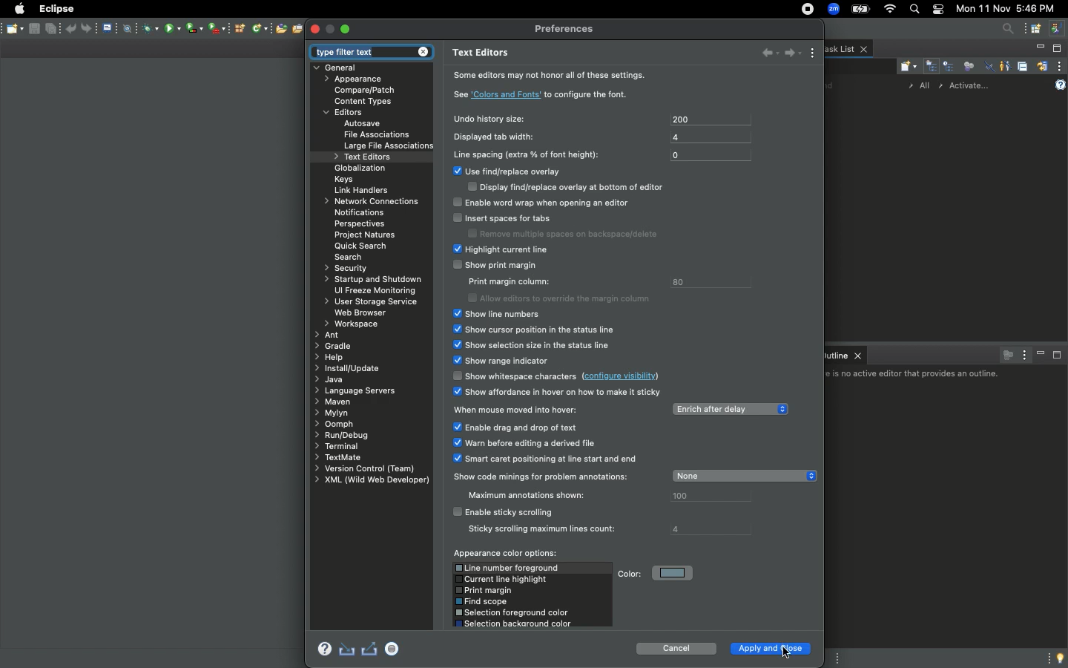  I want to click on Forward, so click(92, 28).